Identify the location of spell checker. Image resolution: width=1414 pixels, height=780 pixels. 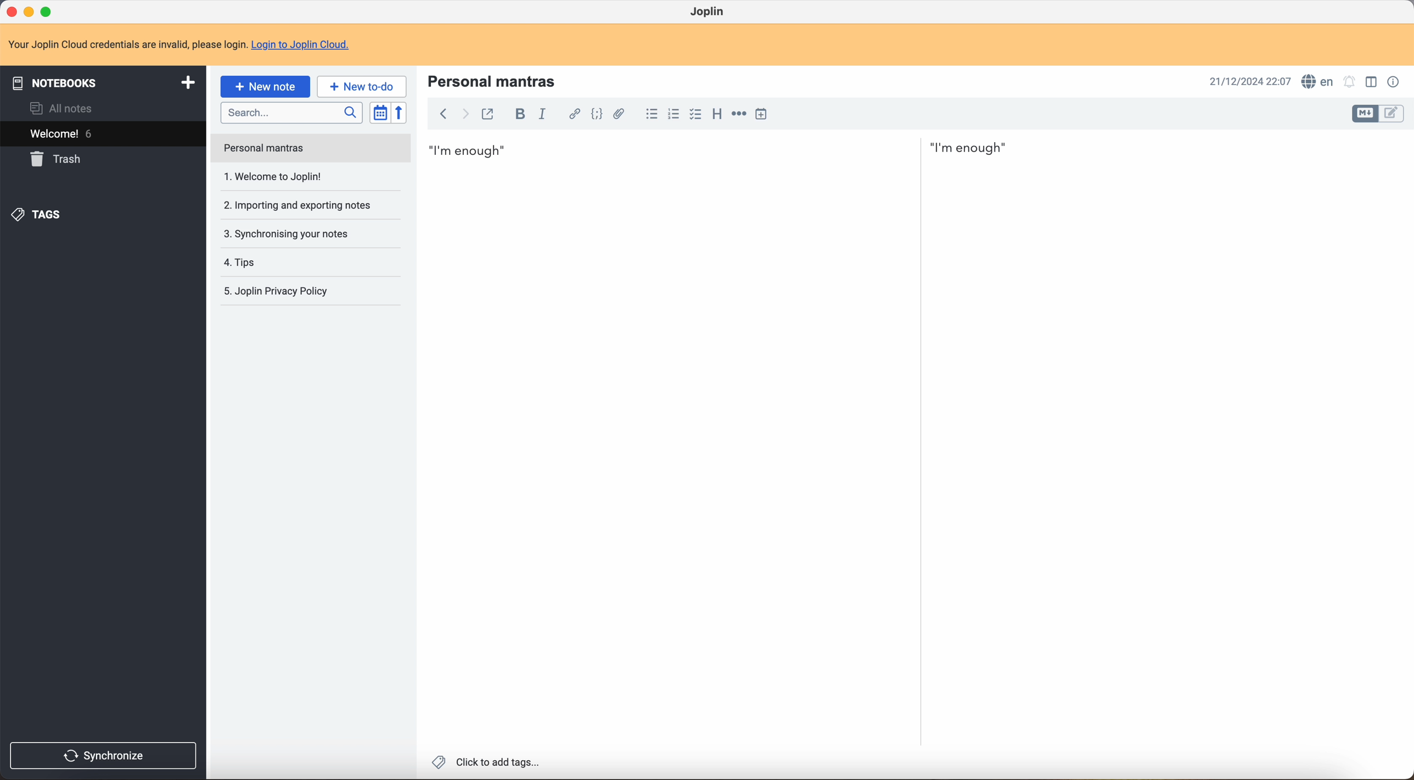
(1318, 81).